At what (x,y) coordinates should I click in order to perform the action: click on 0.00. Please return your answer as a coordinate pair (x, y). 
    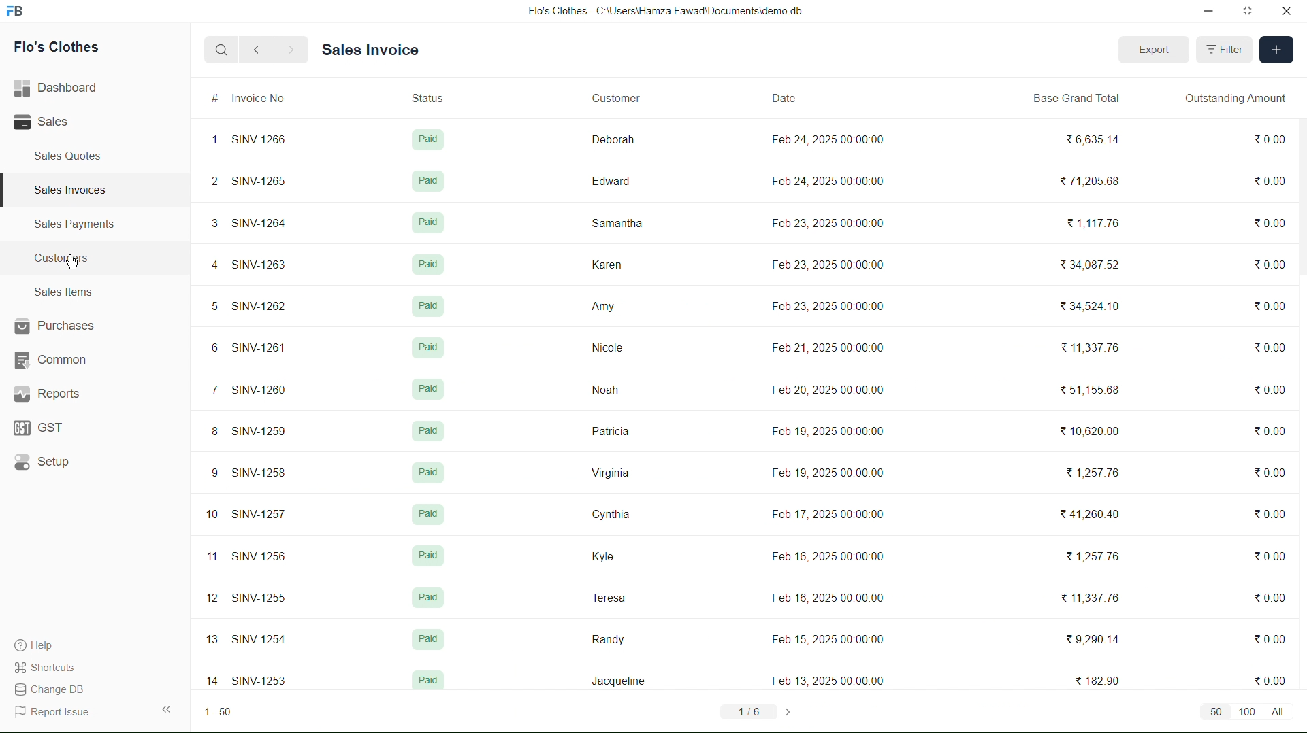
    Looking at the image, I should click on (1267, 468).